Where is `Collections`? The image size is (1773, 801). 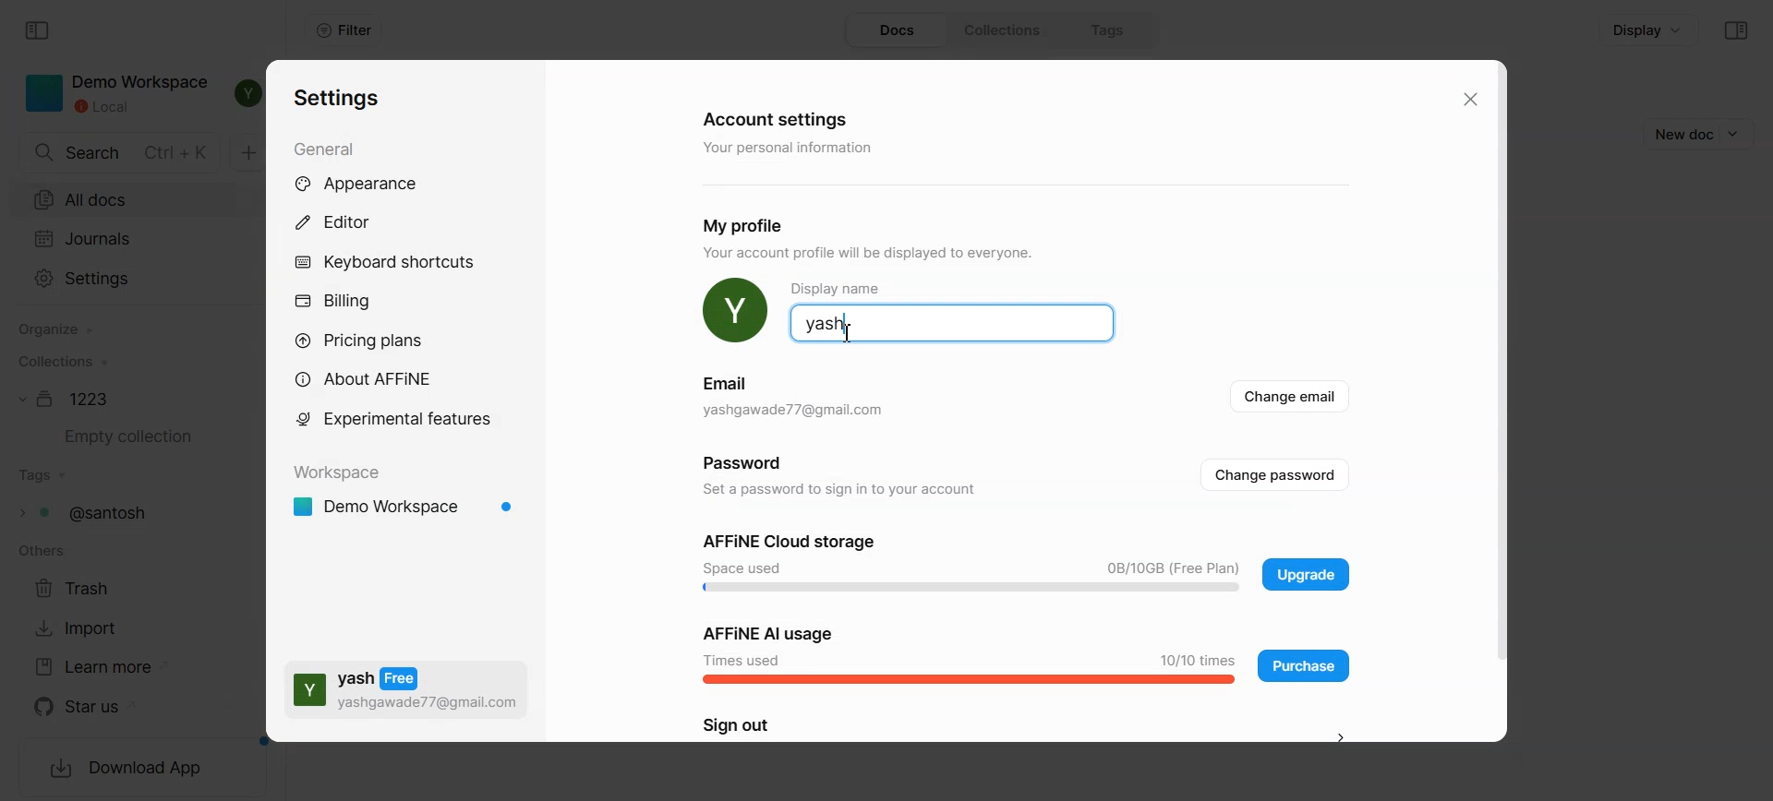 Collections is located at coordinates (1008, 30).